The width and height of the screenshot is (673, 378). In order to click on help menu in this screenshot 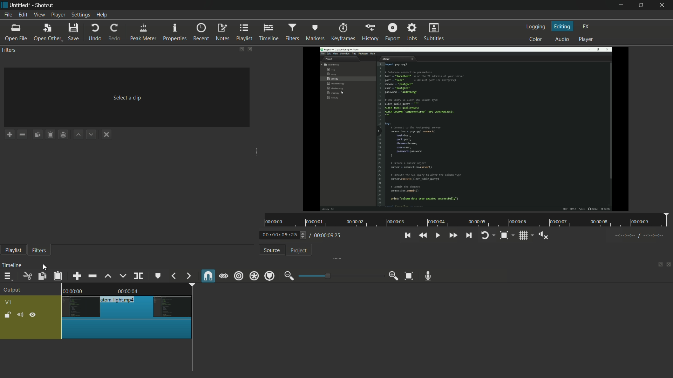, I will do `click(102, 15)`.